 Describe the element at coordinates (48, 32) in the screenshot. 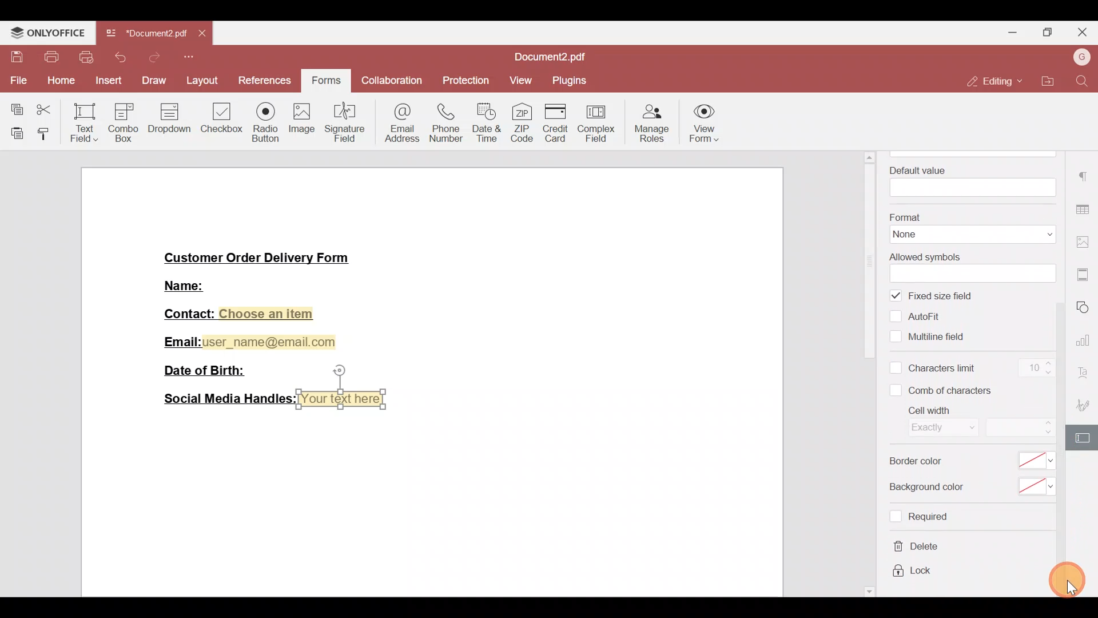

I see `ONLYOFFICE` at that location.